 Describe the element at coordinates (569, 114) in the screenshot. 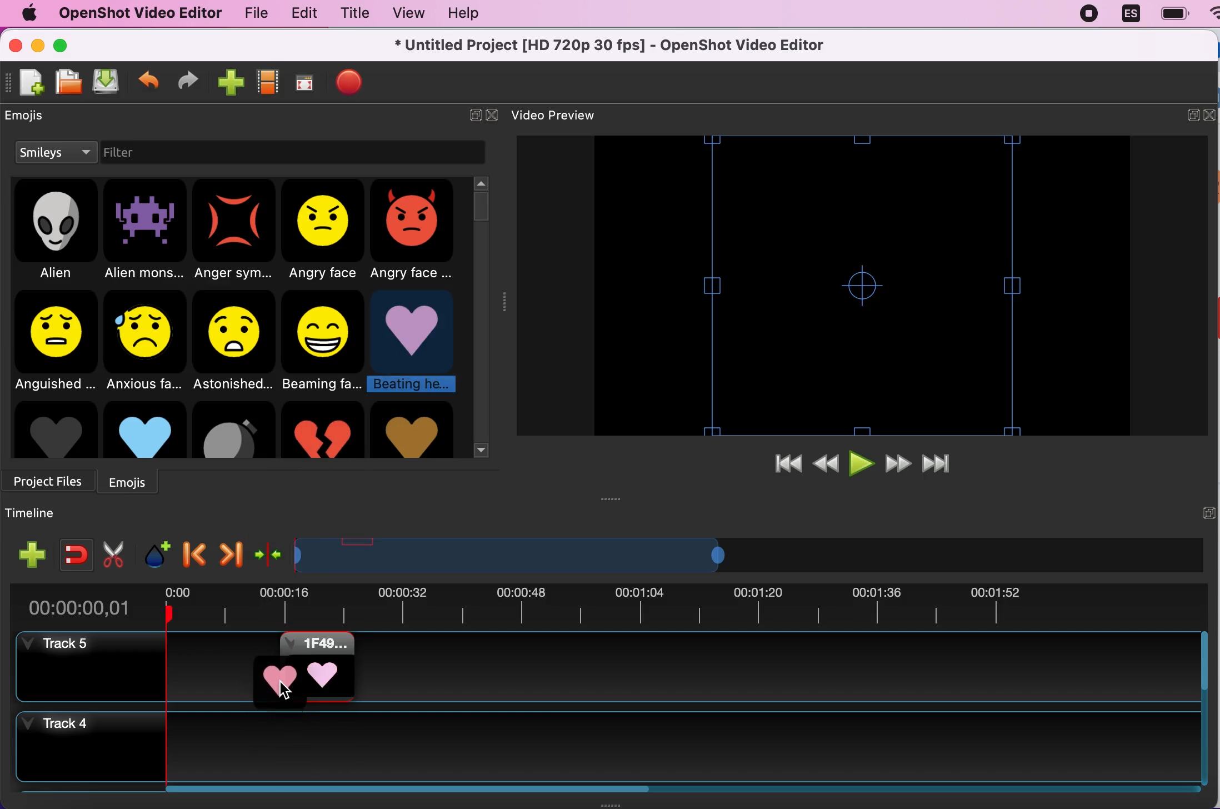

I see `video preview` at that location.